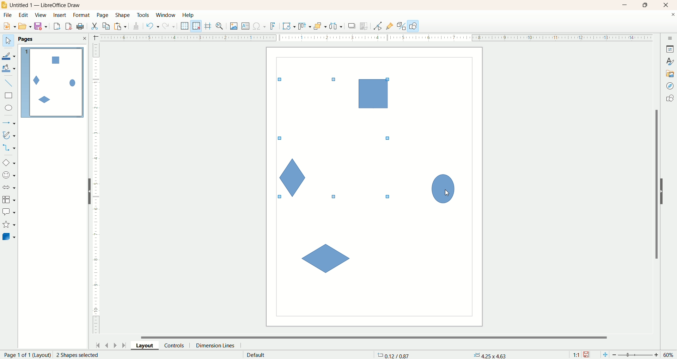  What do you see at coordinates (84, 38) in the screenshot?
I see `close` at bounding box center [84, 38].